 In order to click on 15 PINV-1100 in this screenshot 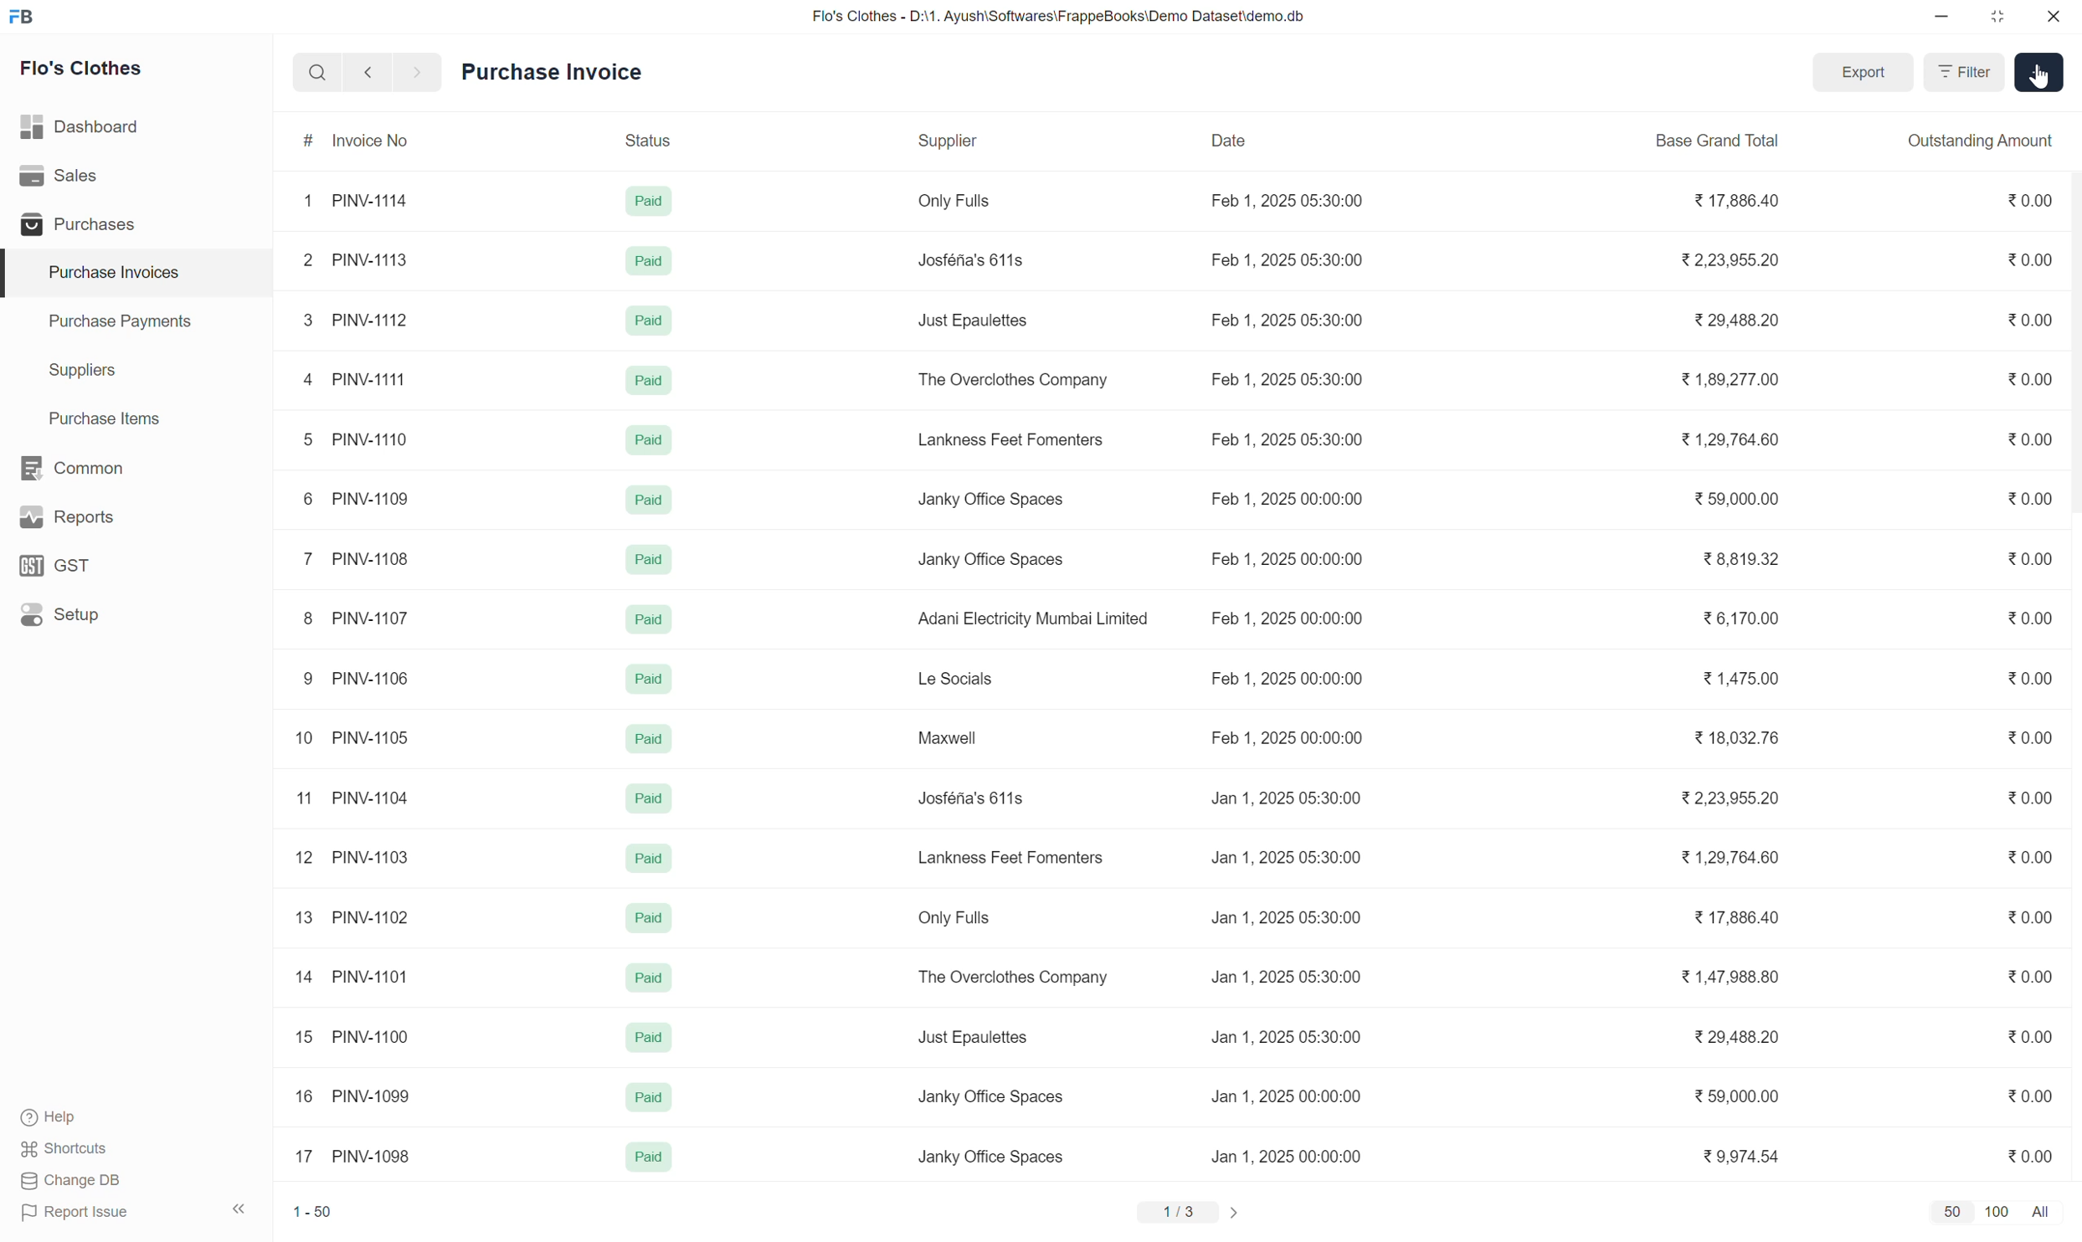, I will do `click(353, 1036)`.